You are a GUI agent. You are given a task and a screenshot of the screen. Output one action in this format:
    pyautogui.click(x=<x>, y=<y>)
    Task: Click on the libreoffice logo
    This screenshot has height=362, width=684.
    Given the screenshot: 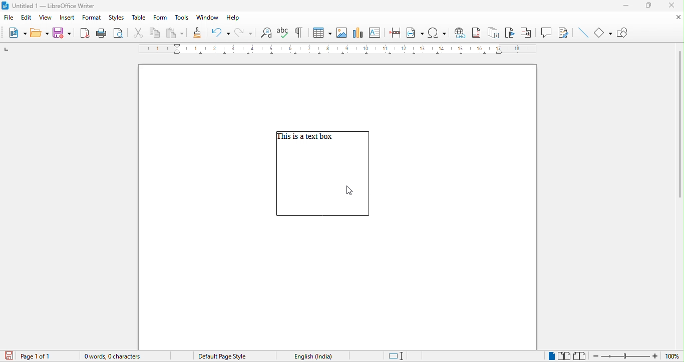 What is the action you would take?
    pyautogui.click(x=5, y=6)
    